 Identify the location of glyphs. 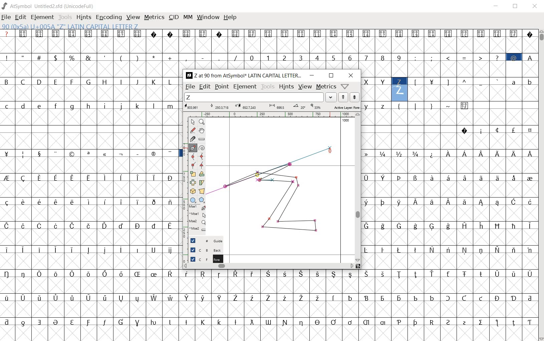
(90, 182).